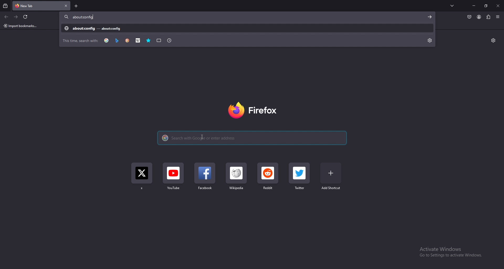 The height and width of the screenshot is (269, 504). I want to click on recent browsing, so click(6, 6).